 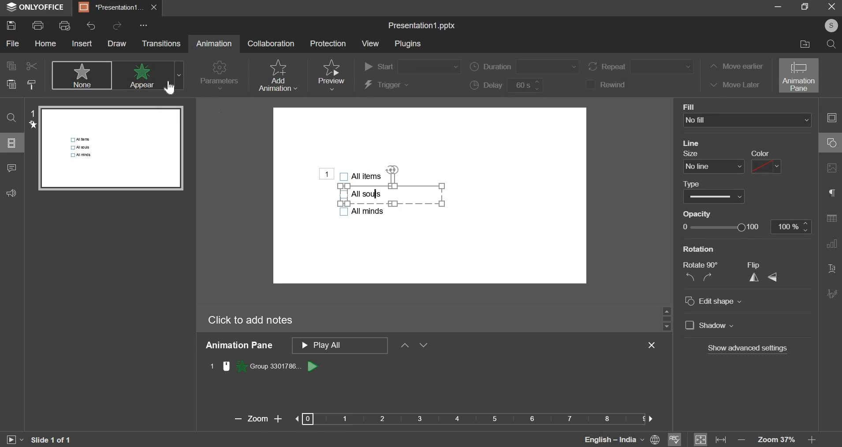 What do you see at coordinates (81, 75) in the screenshot?
I see `none` at bounding box center [81, 75].